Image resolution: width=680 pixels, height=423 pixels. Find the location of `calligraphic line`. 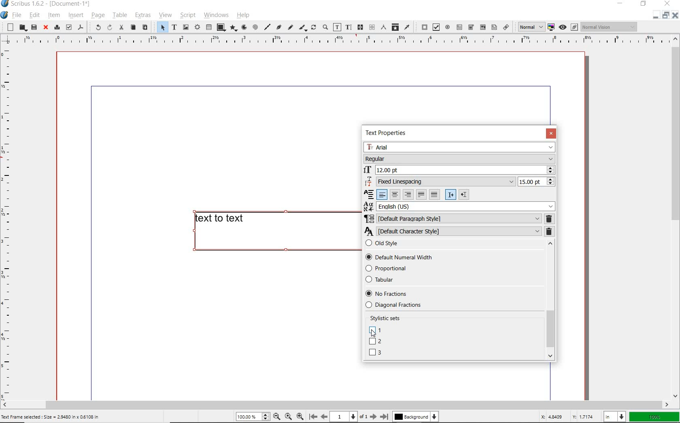

calligraphic line is located at coordinates (303, 28).